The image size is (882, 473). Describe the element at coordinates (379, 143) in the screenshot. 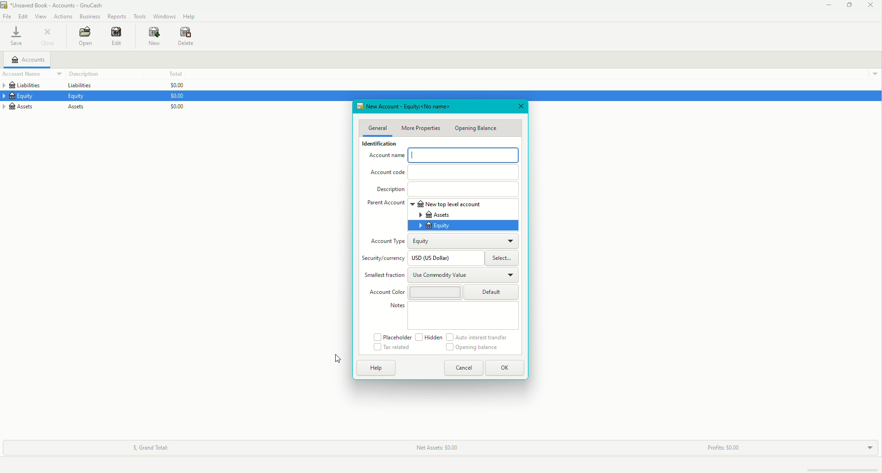

I see `Identification` at that location.